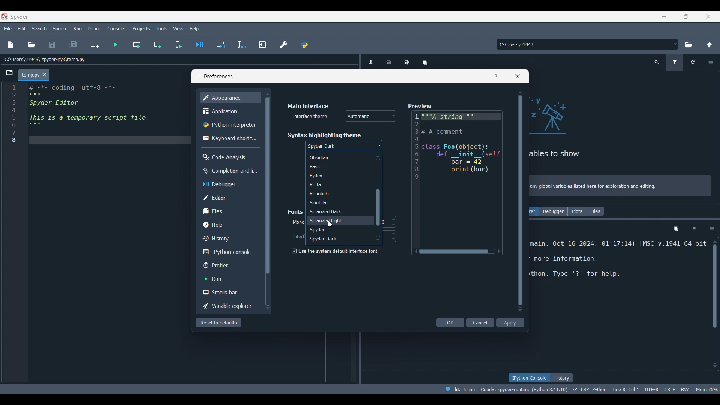  What do you see at coordinates (626, 389) in the screenshot?
I see `cursor details` at bounding box center [626, 389].